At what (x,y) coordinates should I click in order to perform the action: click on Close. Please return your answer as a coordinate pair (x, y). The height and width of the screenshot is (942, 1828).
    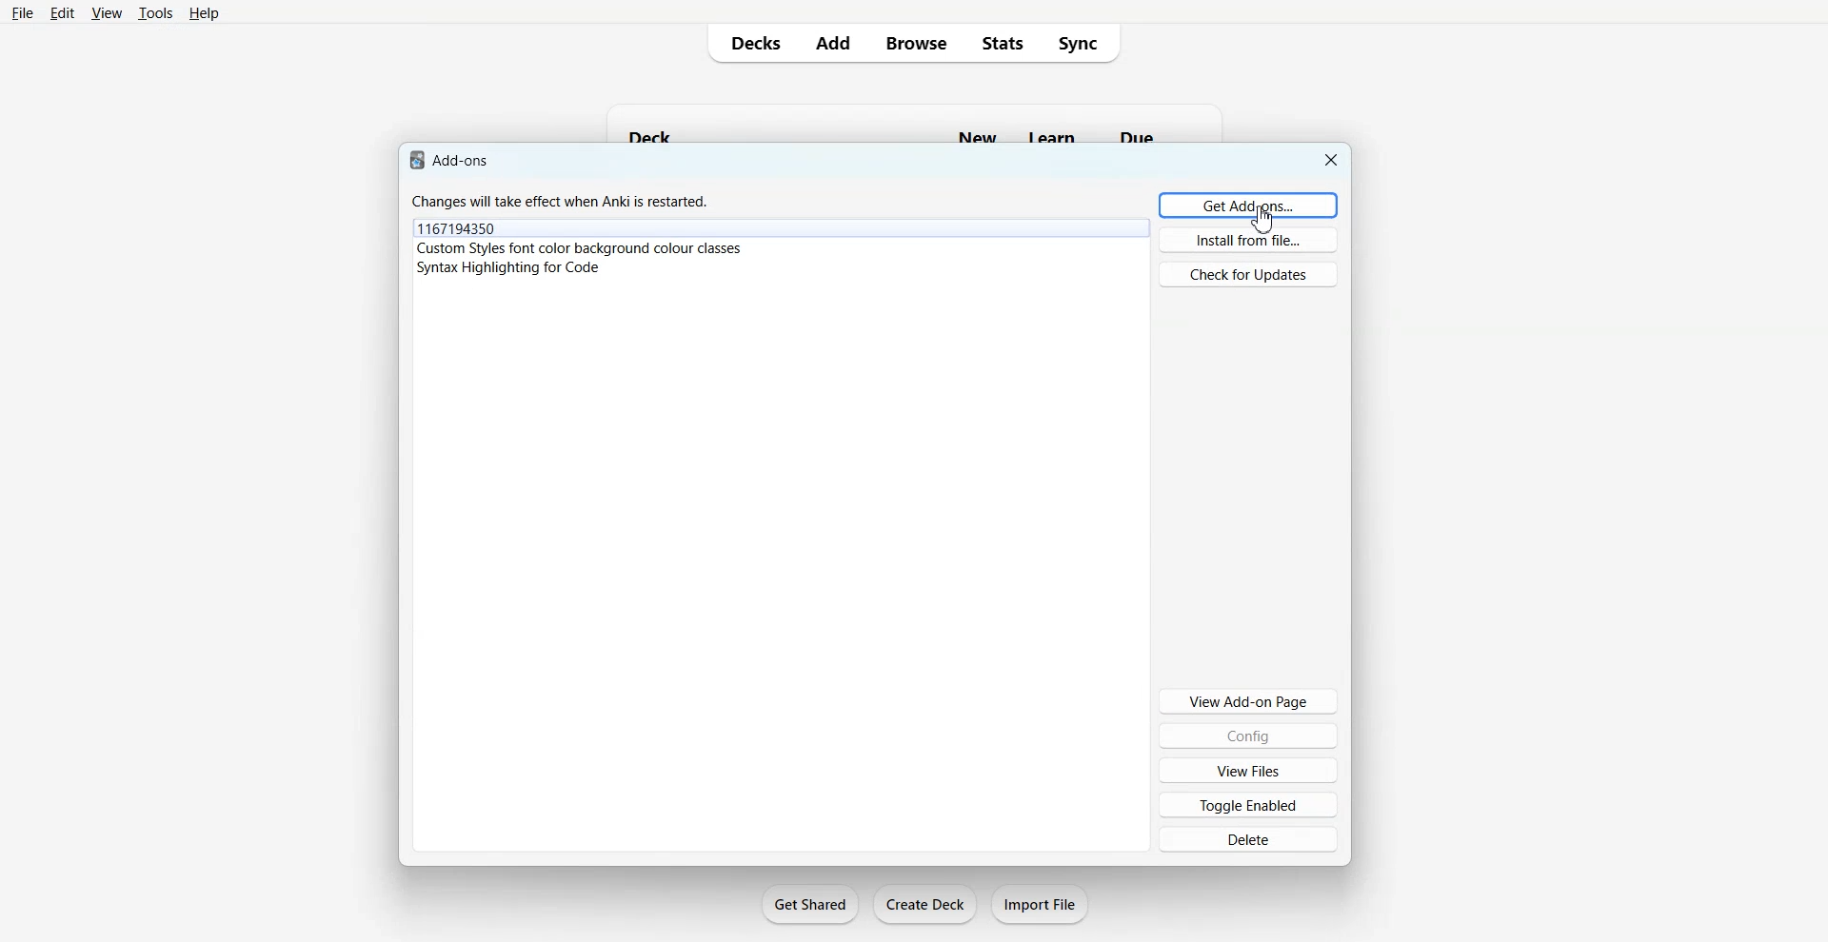
    Looking at the image, I should click on (1330, 157).